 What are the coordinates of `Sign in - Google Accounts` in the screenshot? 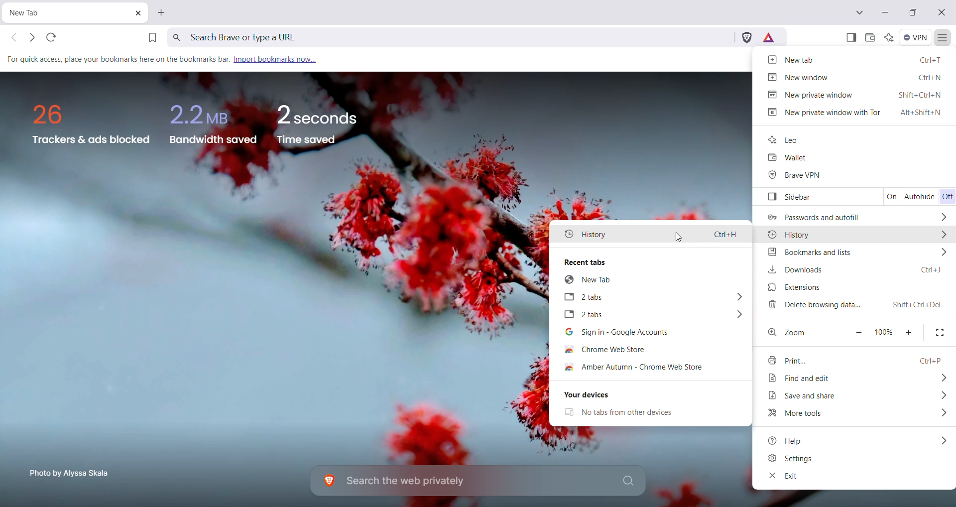 It's located at (646, 333).